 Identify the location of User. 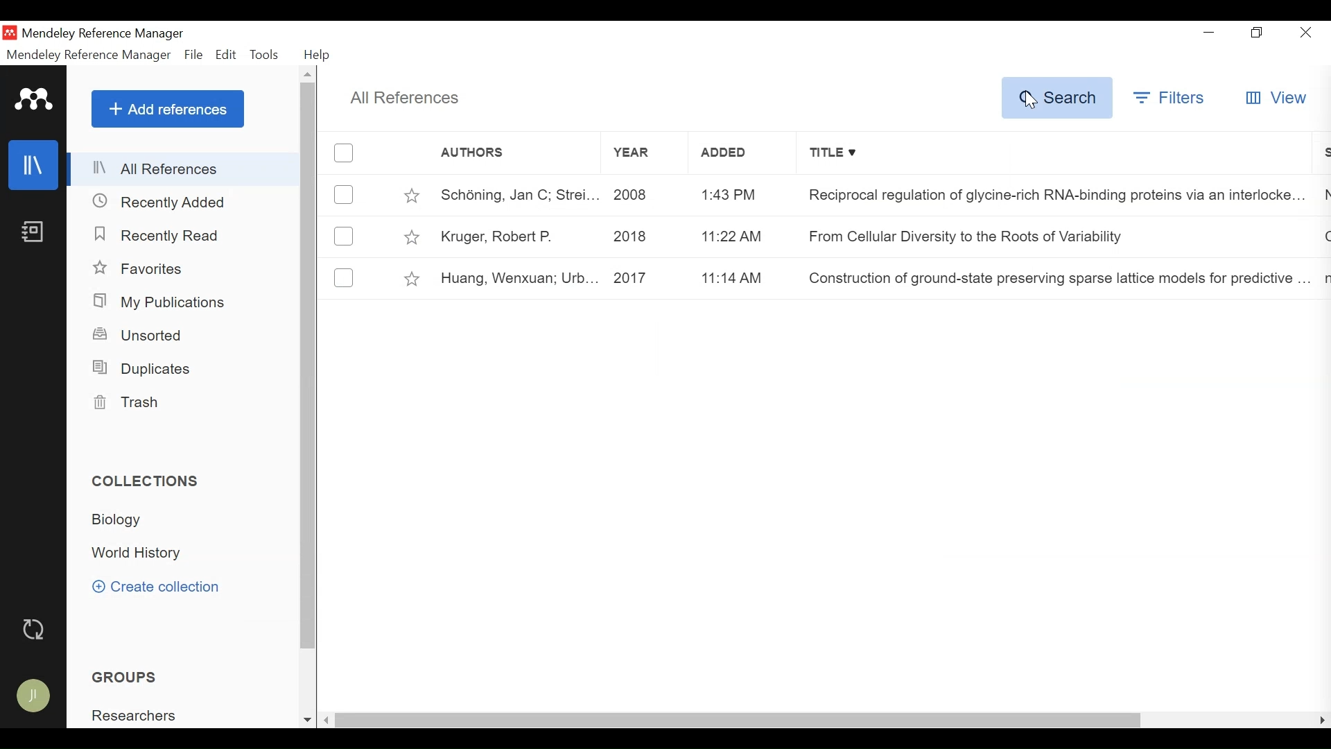
(32, 697).